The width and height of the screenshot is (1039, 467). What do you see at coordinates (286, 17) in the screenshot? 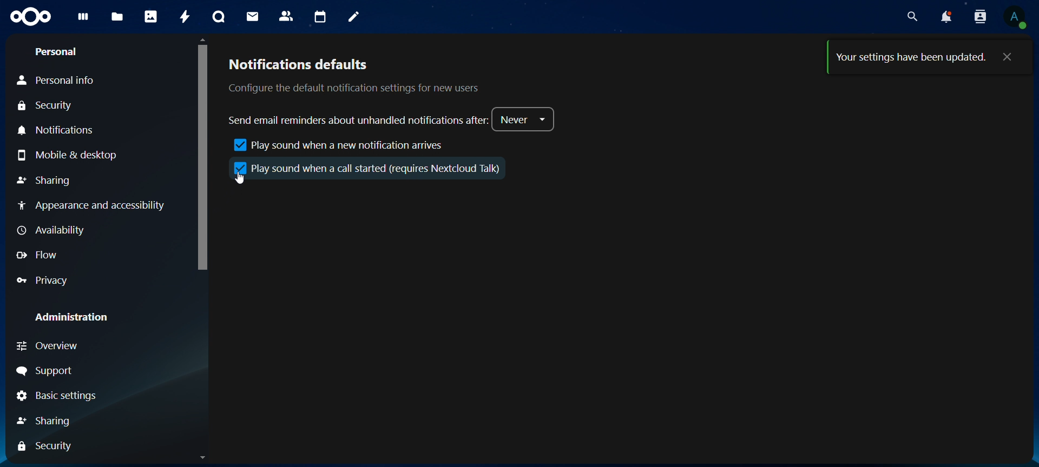
I see `contacts` at bounding box center [286, 17].